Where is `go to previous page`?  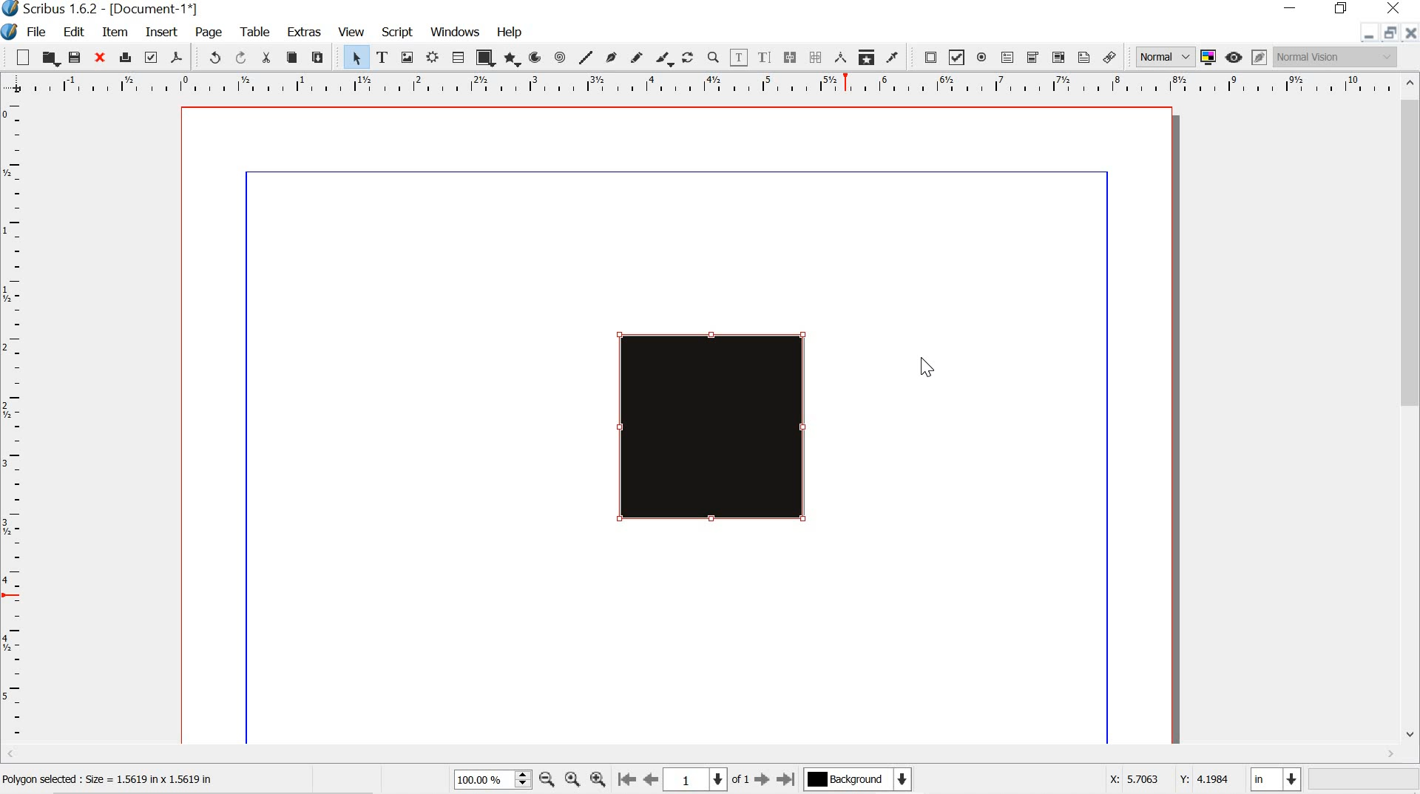 go to previous page is located at coordinates (652, 780).